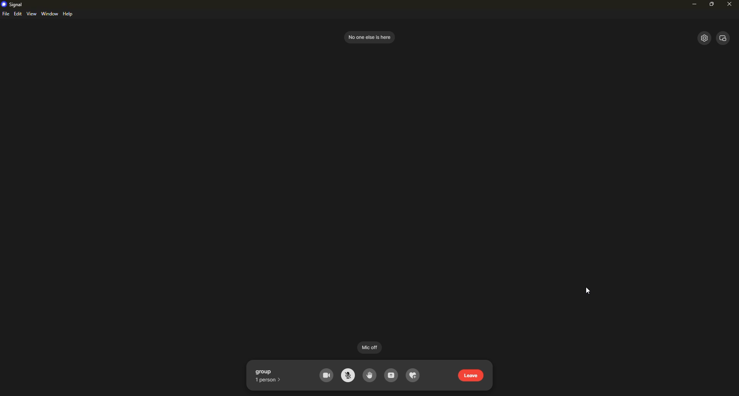  What do you see at coordinates (369, 37) in the screenshot?
I see `no one else is here` at bounding box center [369, 37].